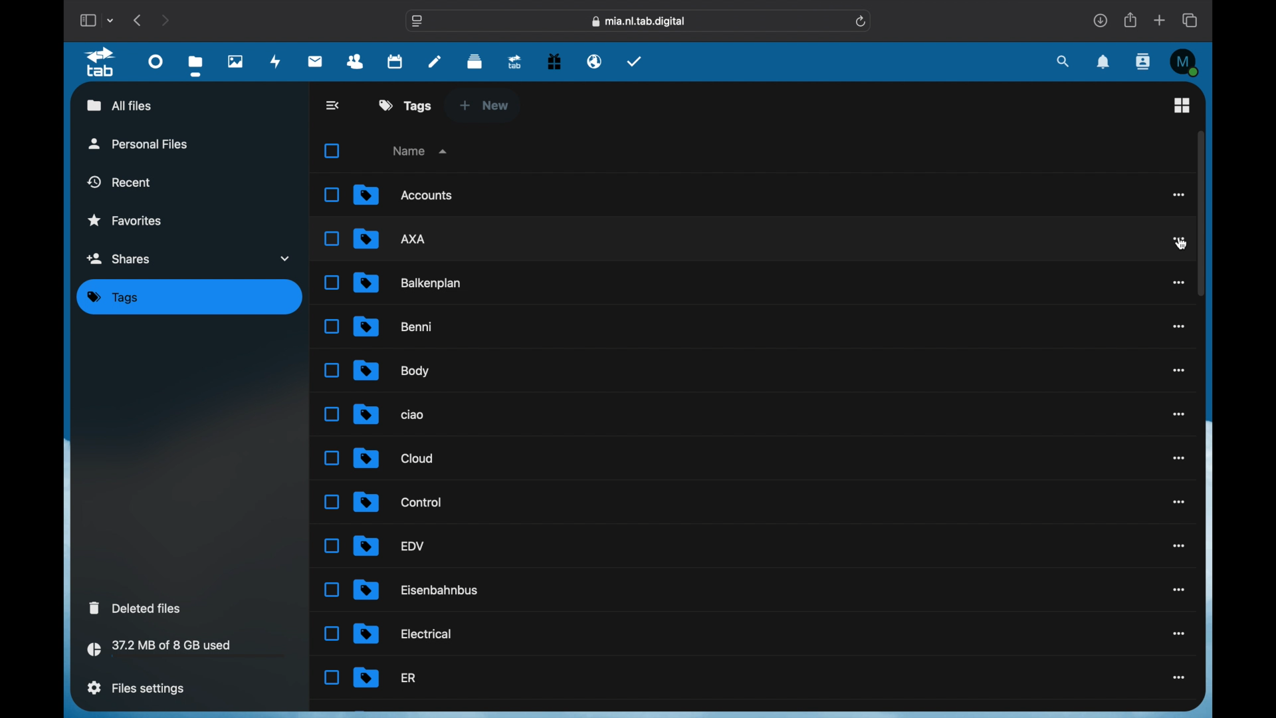 This screenshot has width=1276, height=718. Describe the element at coordinates (167, 20) in the screenshot. I see `next` at that location.